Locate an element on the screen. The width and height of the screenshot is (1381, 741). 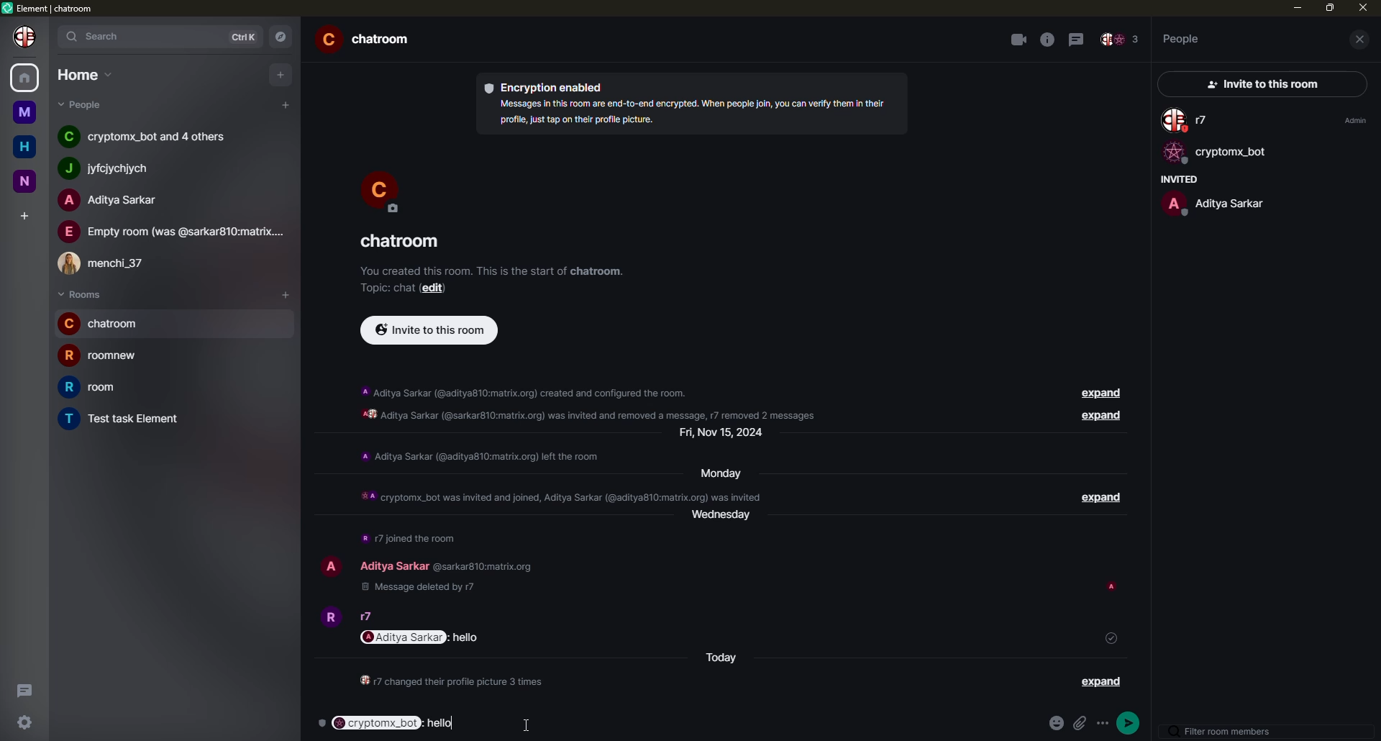
topic is located at coordinates (385, 288).